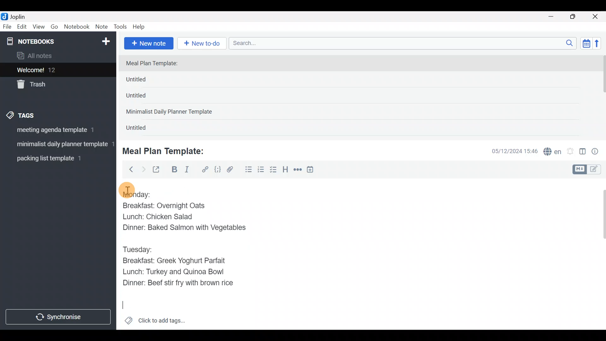  I want to click on Dinner: Baked Salmon with Vegetables, so click(184, 228).